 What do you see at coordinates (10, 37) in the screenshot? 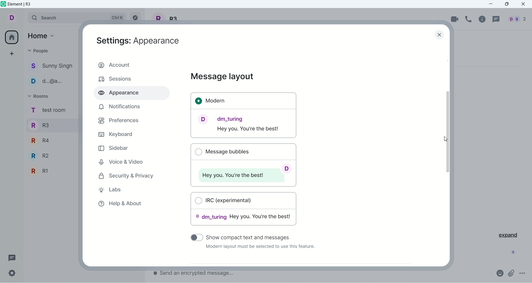
I see `all rooms` at bounding box center [10, 37].